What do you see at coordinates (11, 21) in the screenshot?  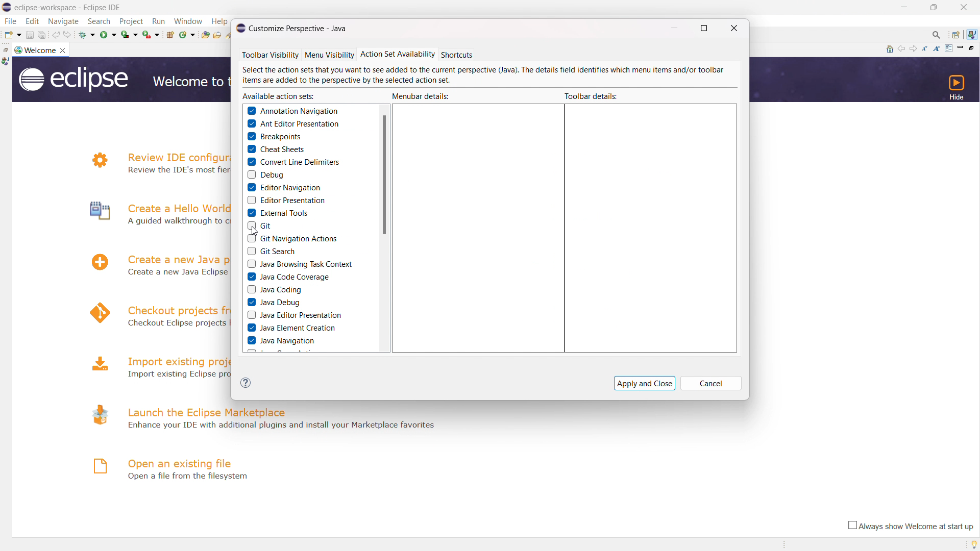 I see `file` at bounding box center [11, 21].